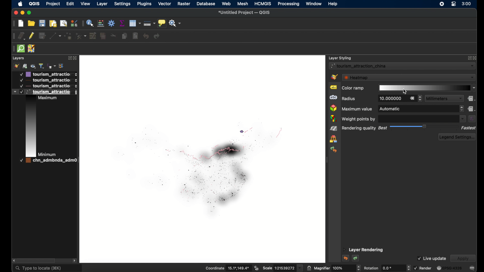  I want to click on layer, so click(102, 4).